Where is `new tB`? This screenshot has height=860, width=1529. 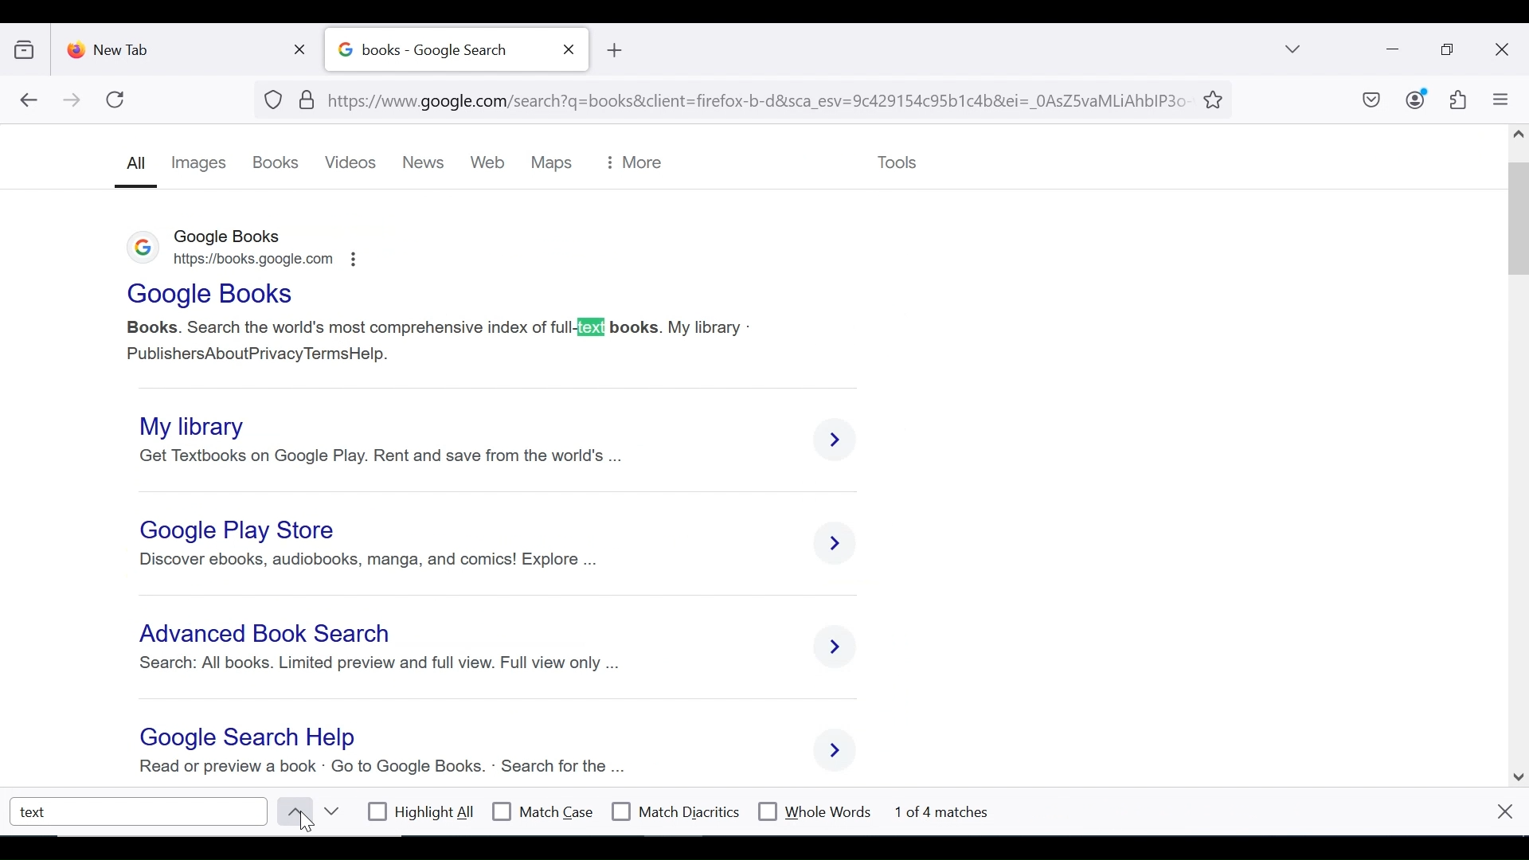 new tB is located at coordinates (613, 50).